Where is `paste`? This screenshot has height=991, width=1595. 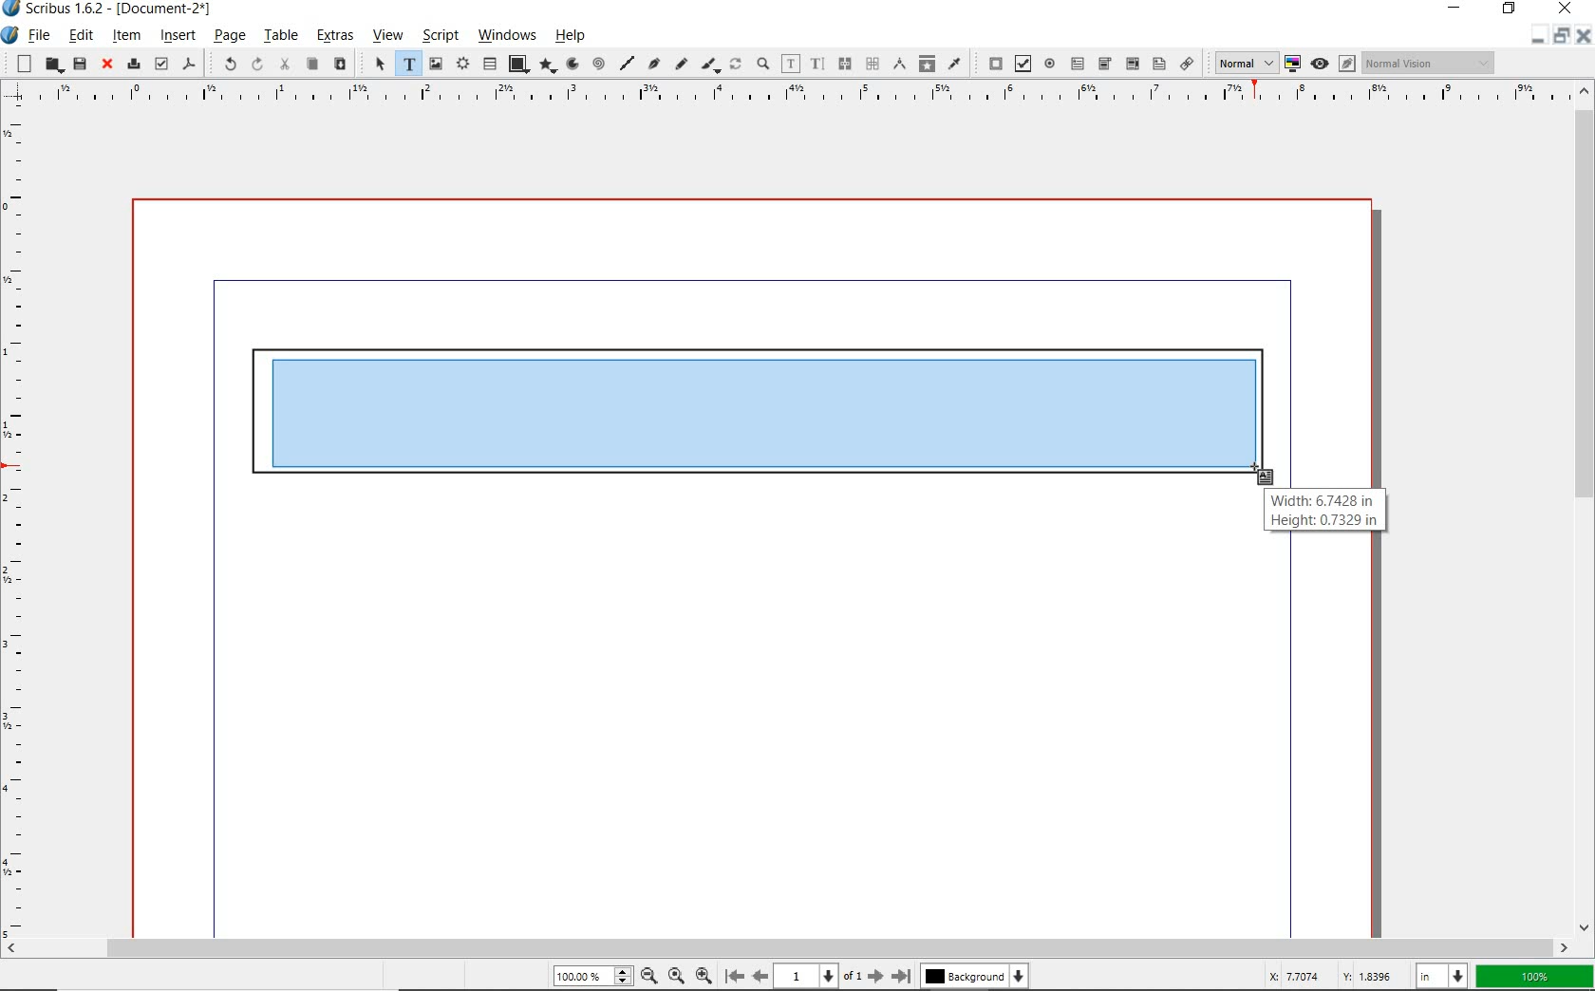
paste is located at coordinates (340, 64).